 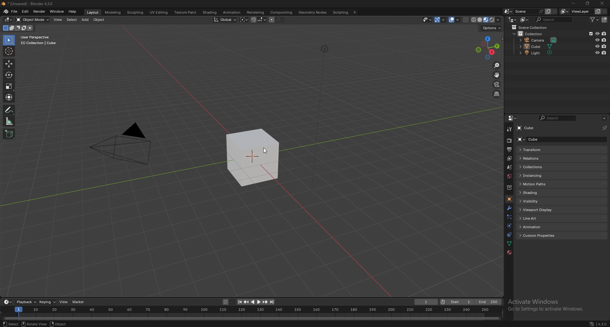 I want to click on view, so click(x=58, y=20).